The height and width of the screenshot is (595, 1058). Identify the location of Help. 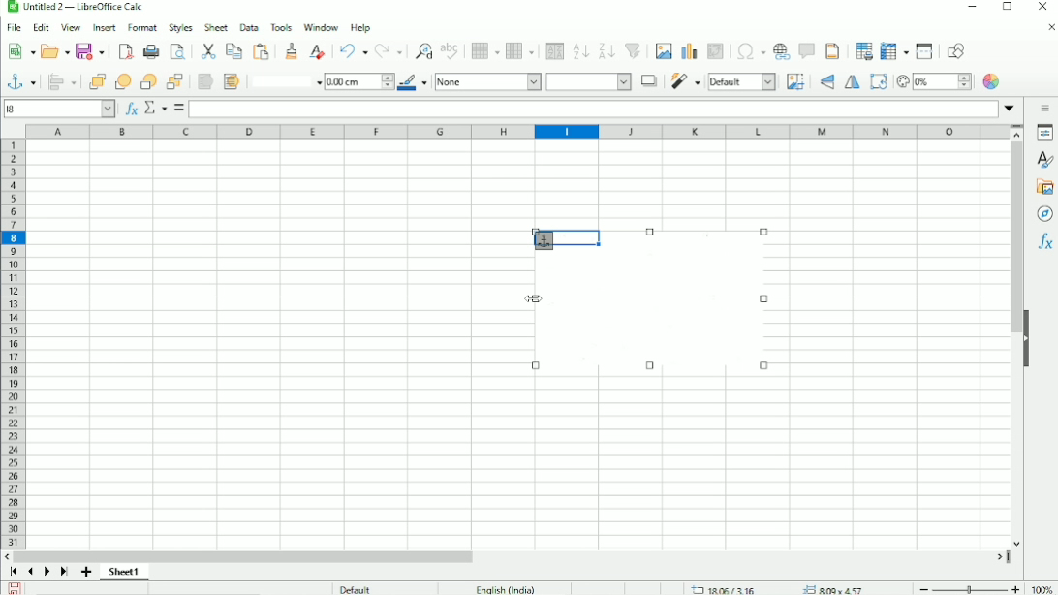
(360, 27).